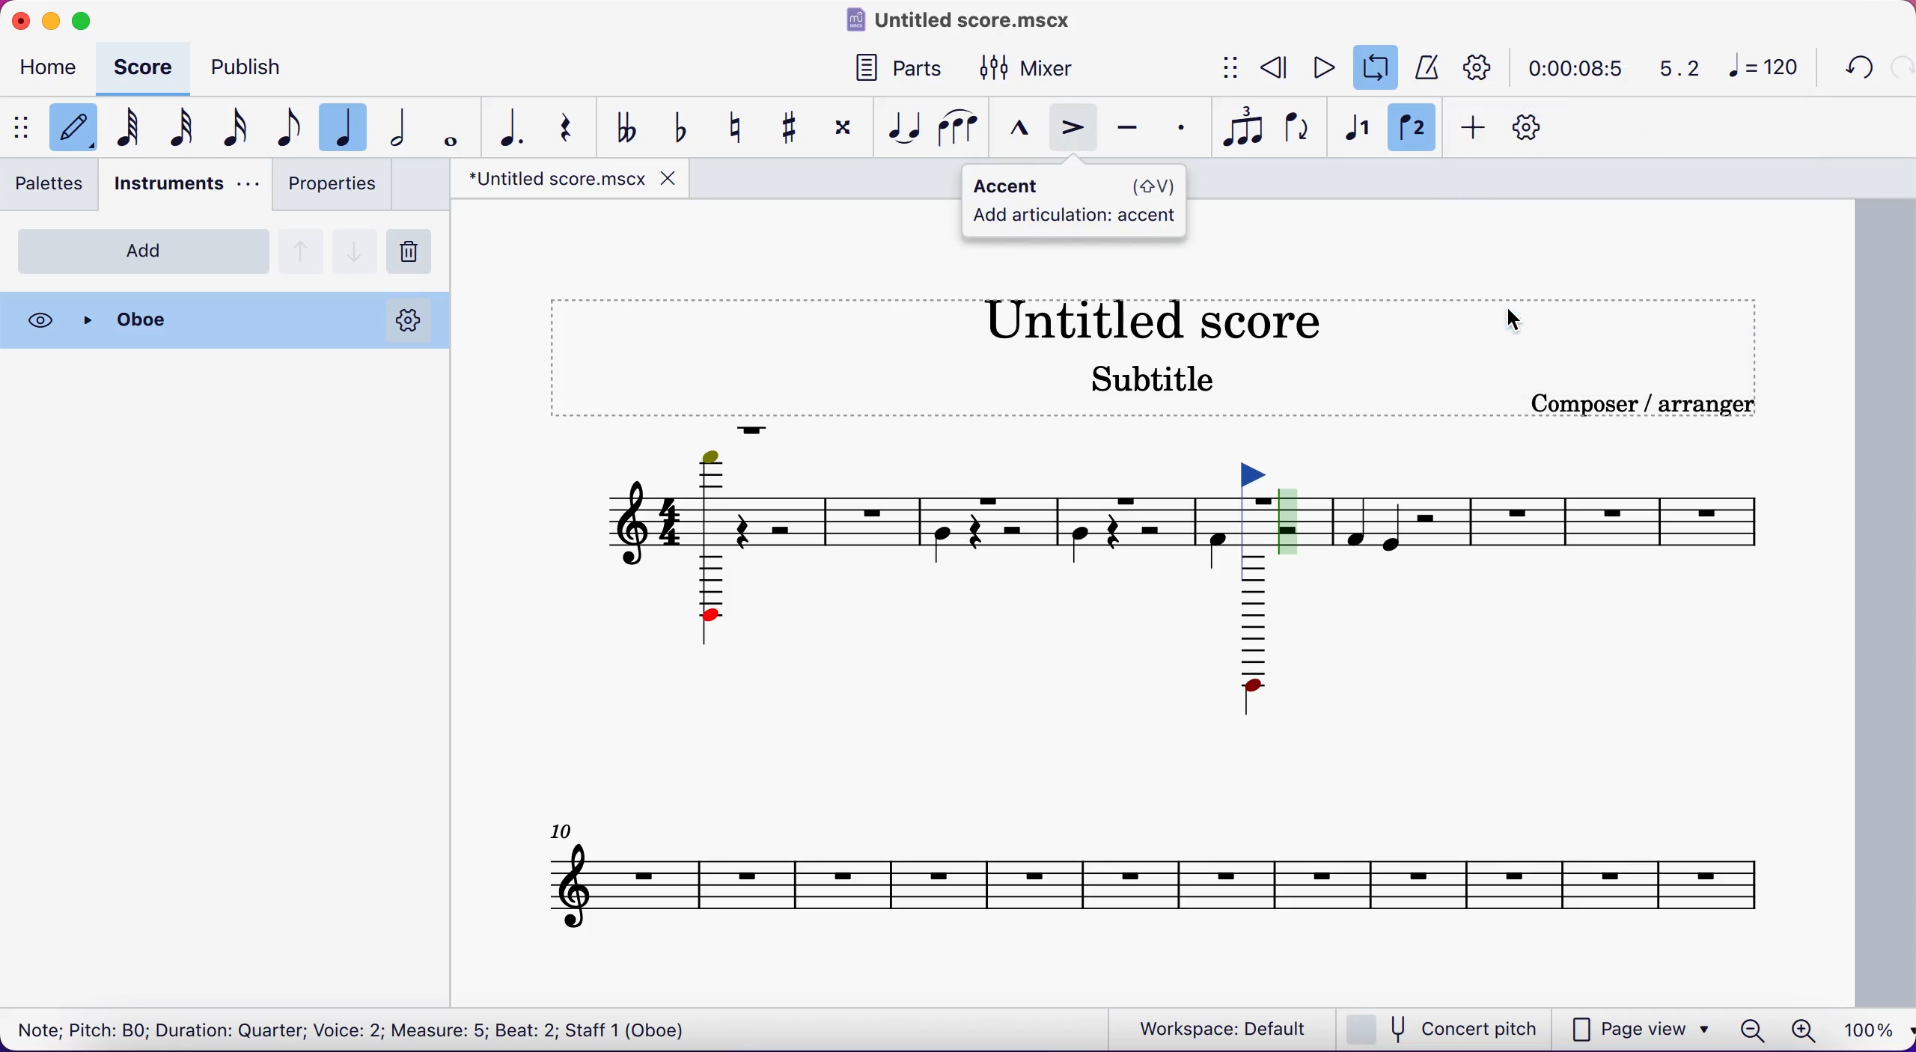 The width and height of the screenshot is (1916, 1052). What do you see at coordinates (183, 186) in the screenshot?
I see `instruments` at bounding box center [183, 186].